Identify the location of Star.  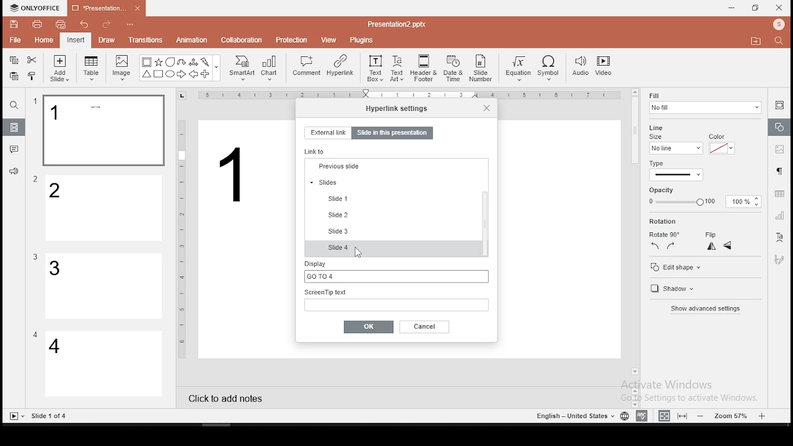
(158, 62).